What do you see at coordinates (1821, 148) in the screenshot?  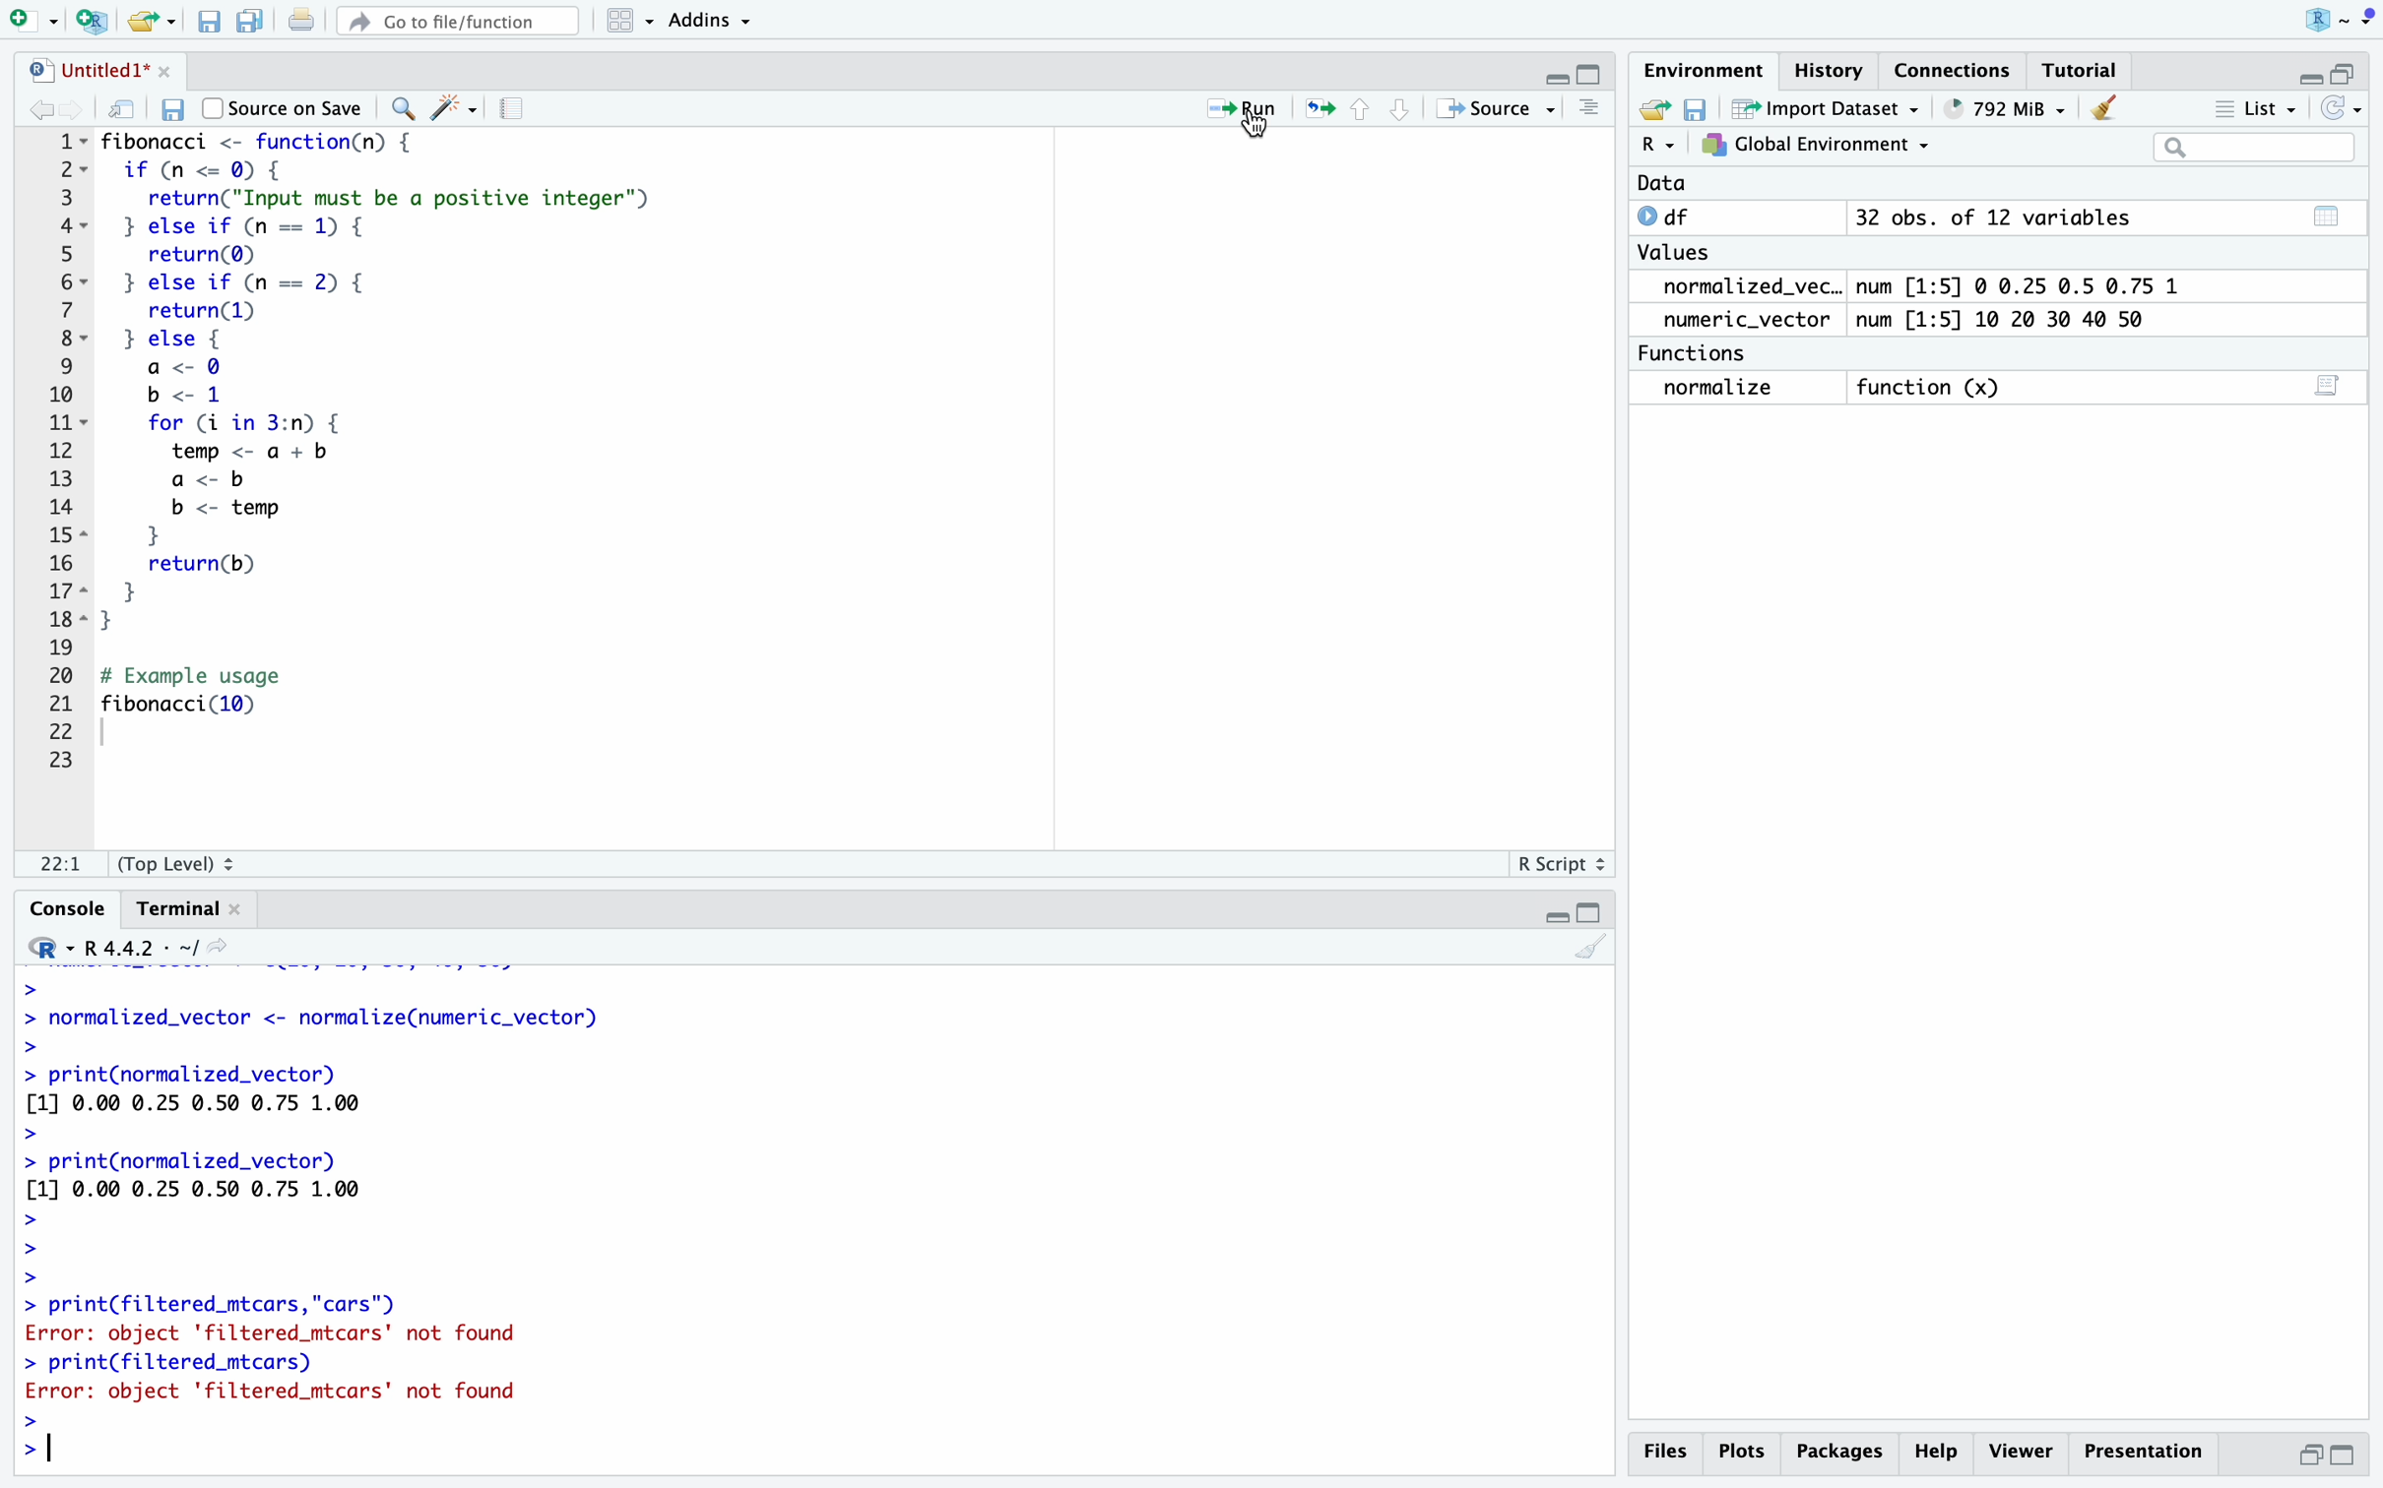 I see `global environment` at bounding box center [1821, 148].